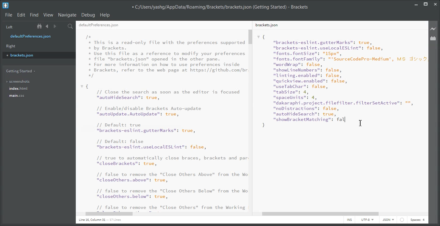  Describe the element at coordinates (361, 123) in the screenshot. I see `cursor` at that location.